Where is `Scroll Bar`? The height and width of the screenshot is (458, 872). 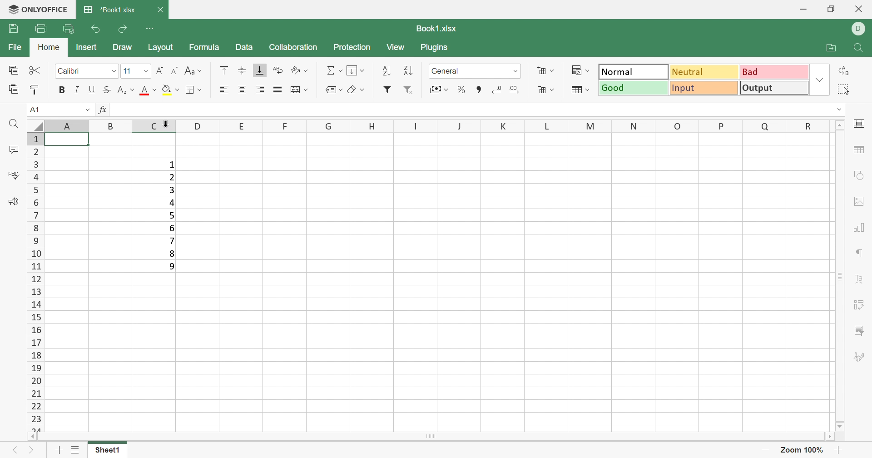
Scroll Bar is located at coordinates (434, 437).